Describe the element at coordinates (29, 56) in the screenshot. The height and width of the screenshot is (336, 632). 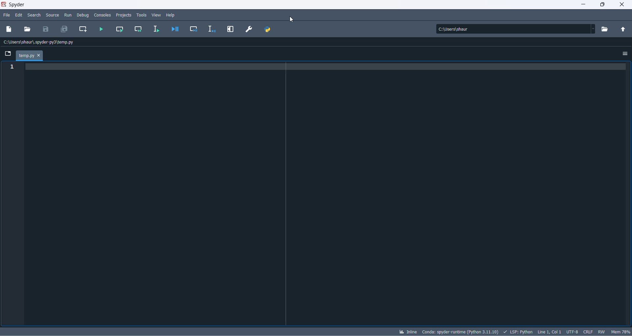
I see `current file tab` at that location.